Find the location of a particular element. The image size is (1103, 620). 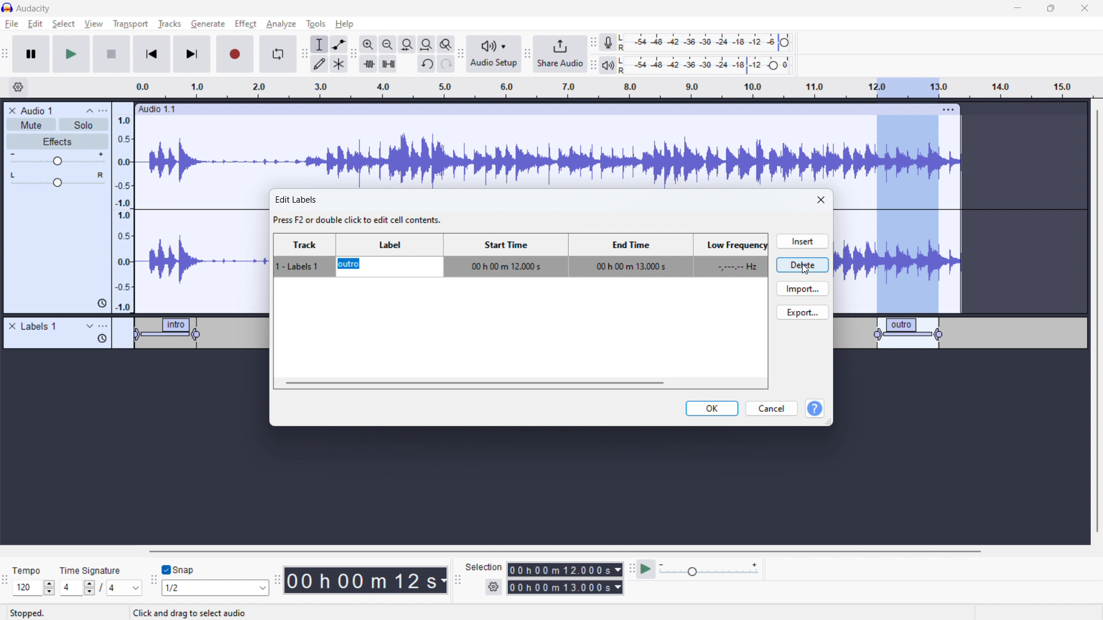

resize is located at coordinates (829, 422).